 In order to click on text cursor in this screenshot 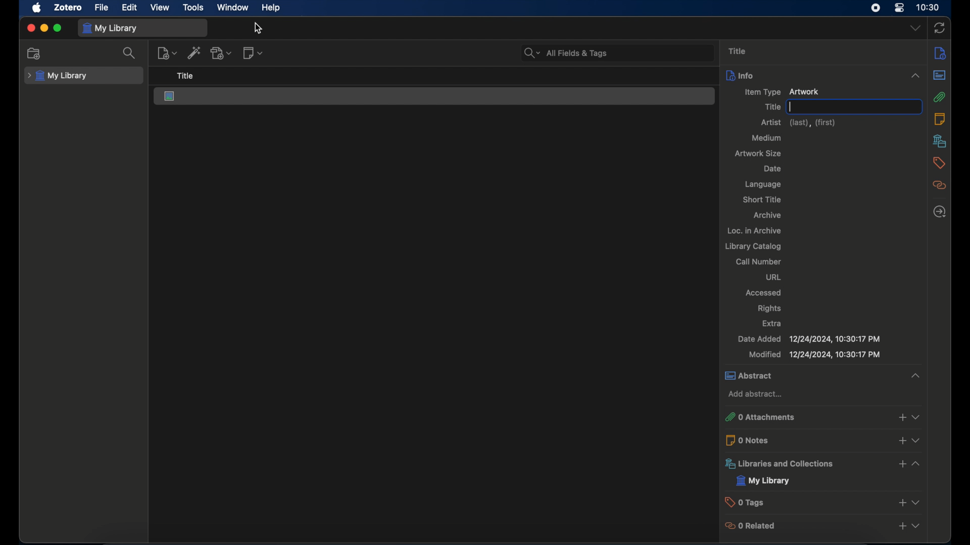, I will do `click(791, 107)`.